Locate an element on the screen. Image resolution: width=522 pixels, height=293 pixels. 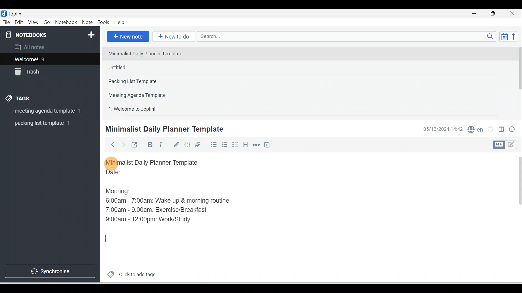
Tag 1 is located at coordinates (43, 111).